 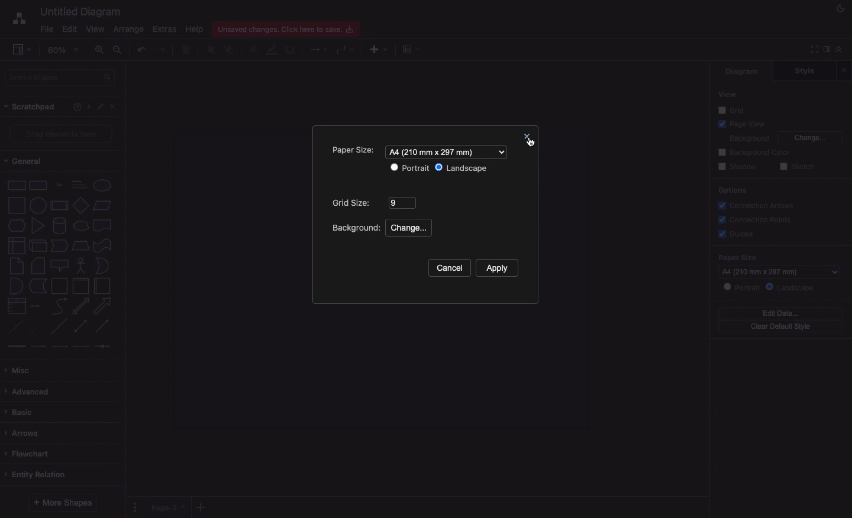 I want to click on File, so click(x=43, y=29).